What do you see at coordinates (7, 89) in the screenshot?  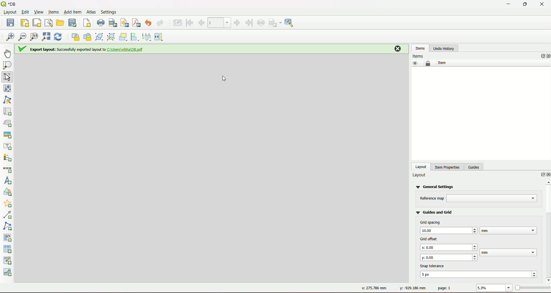 I see `move item content` at bounding box center [7, 89].